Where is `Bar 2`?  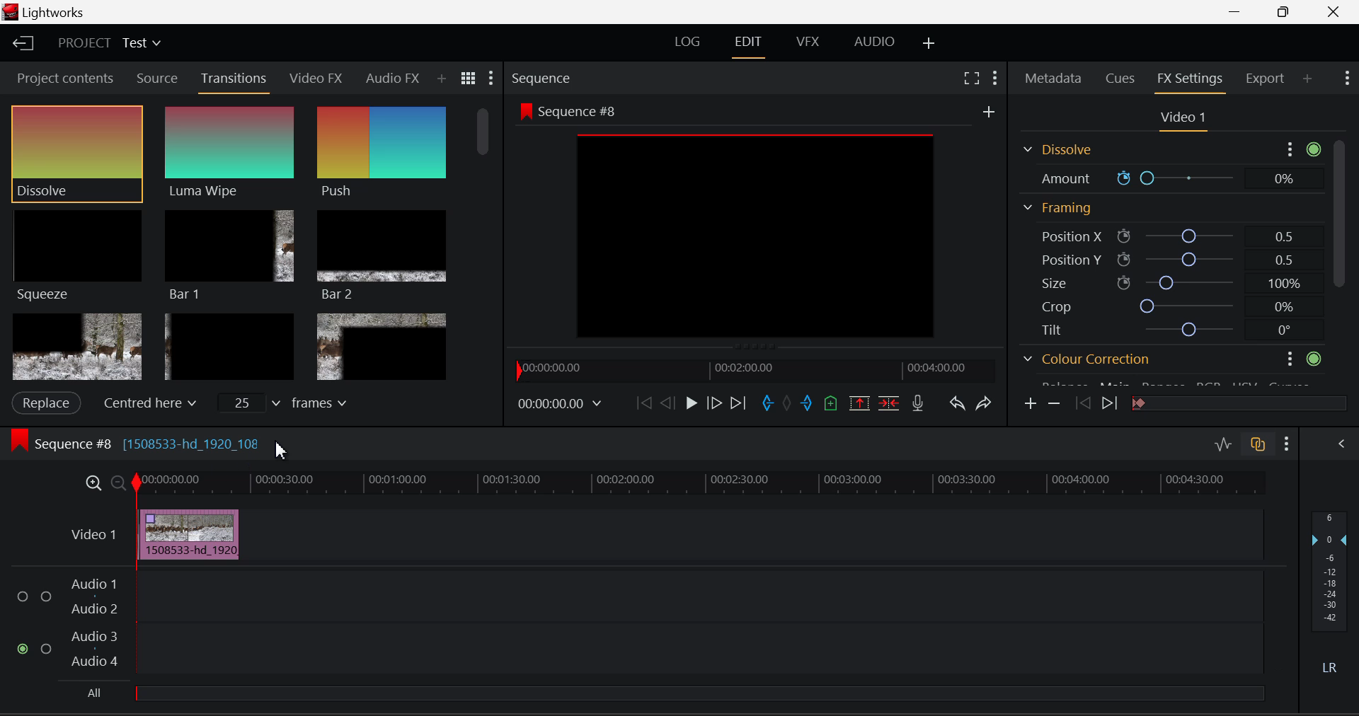 Bar 2 is located at coordinates (382, 257).